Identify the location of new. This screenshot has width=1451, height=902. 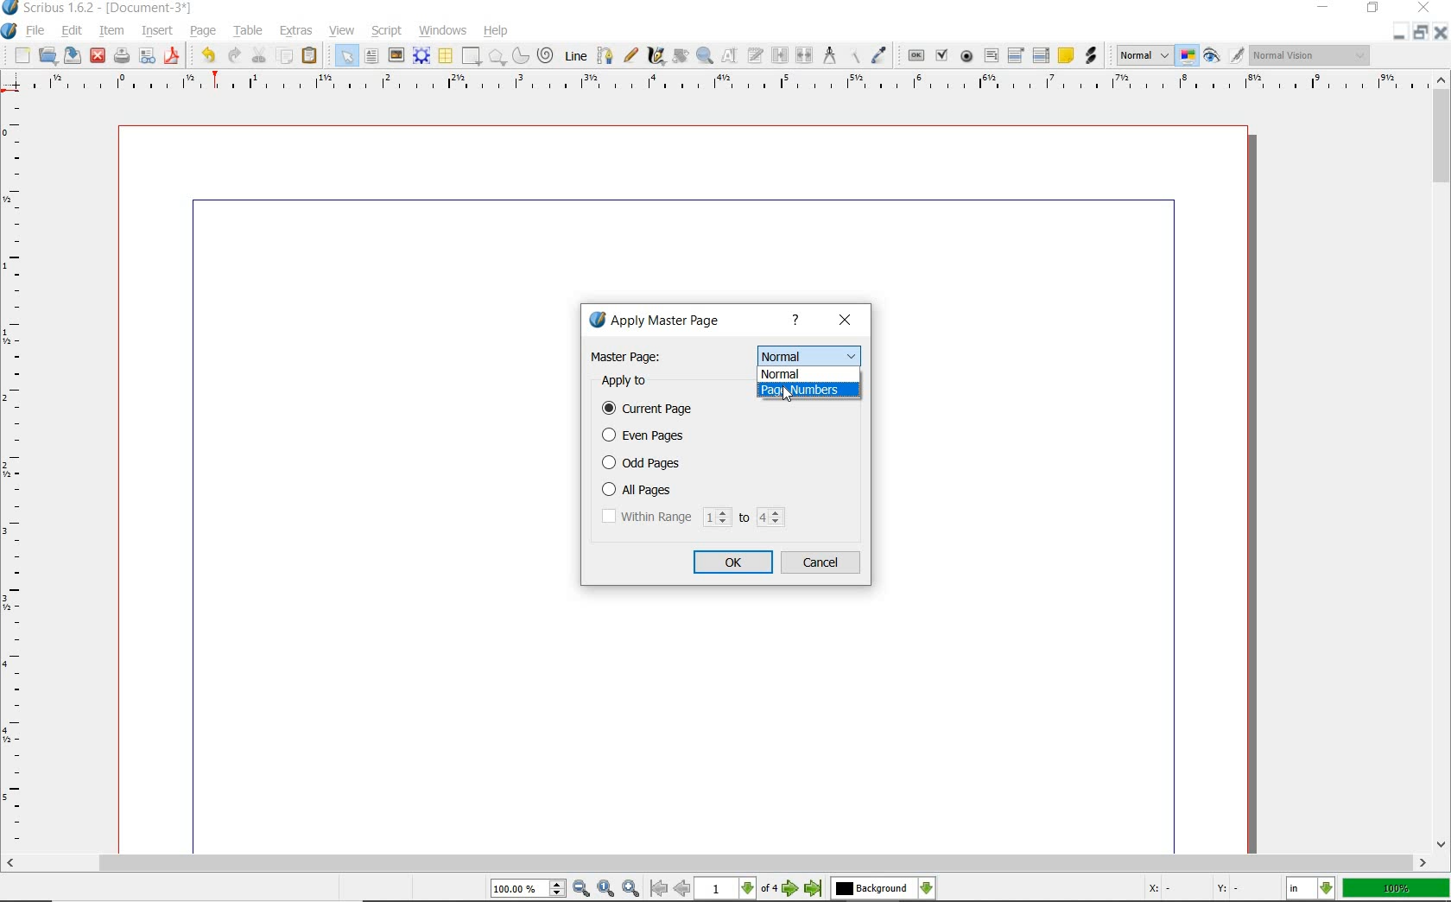
(21, 56).